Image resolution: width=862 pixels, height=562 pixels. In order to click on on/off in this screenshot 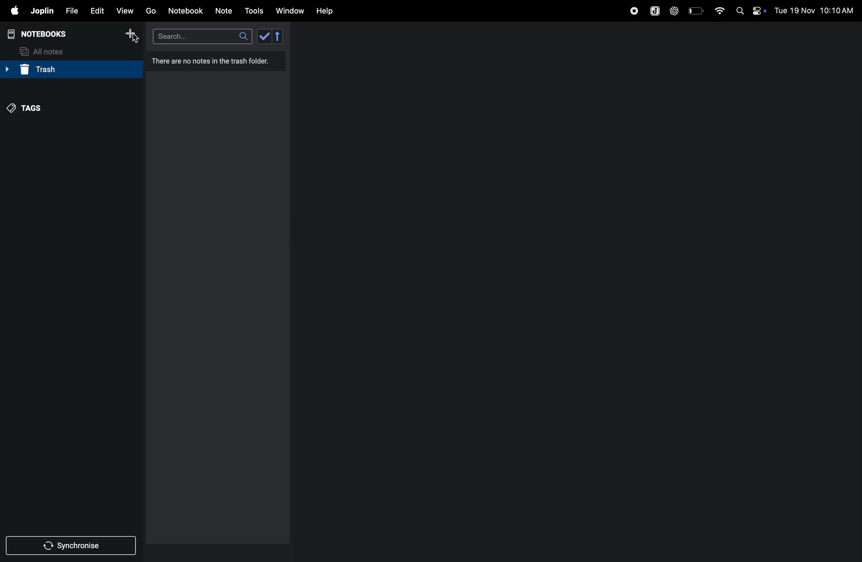, I will do `click(759, 11)`.